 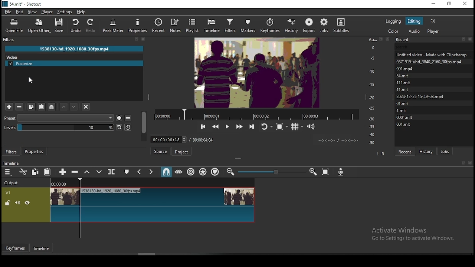 I want to click on toggle player looping, so click(x=266, y=126).